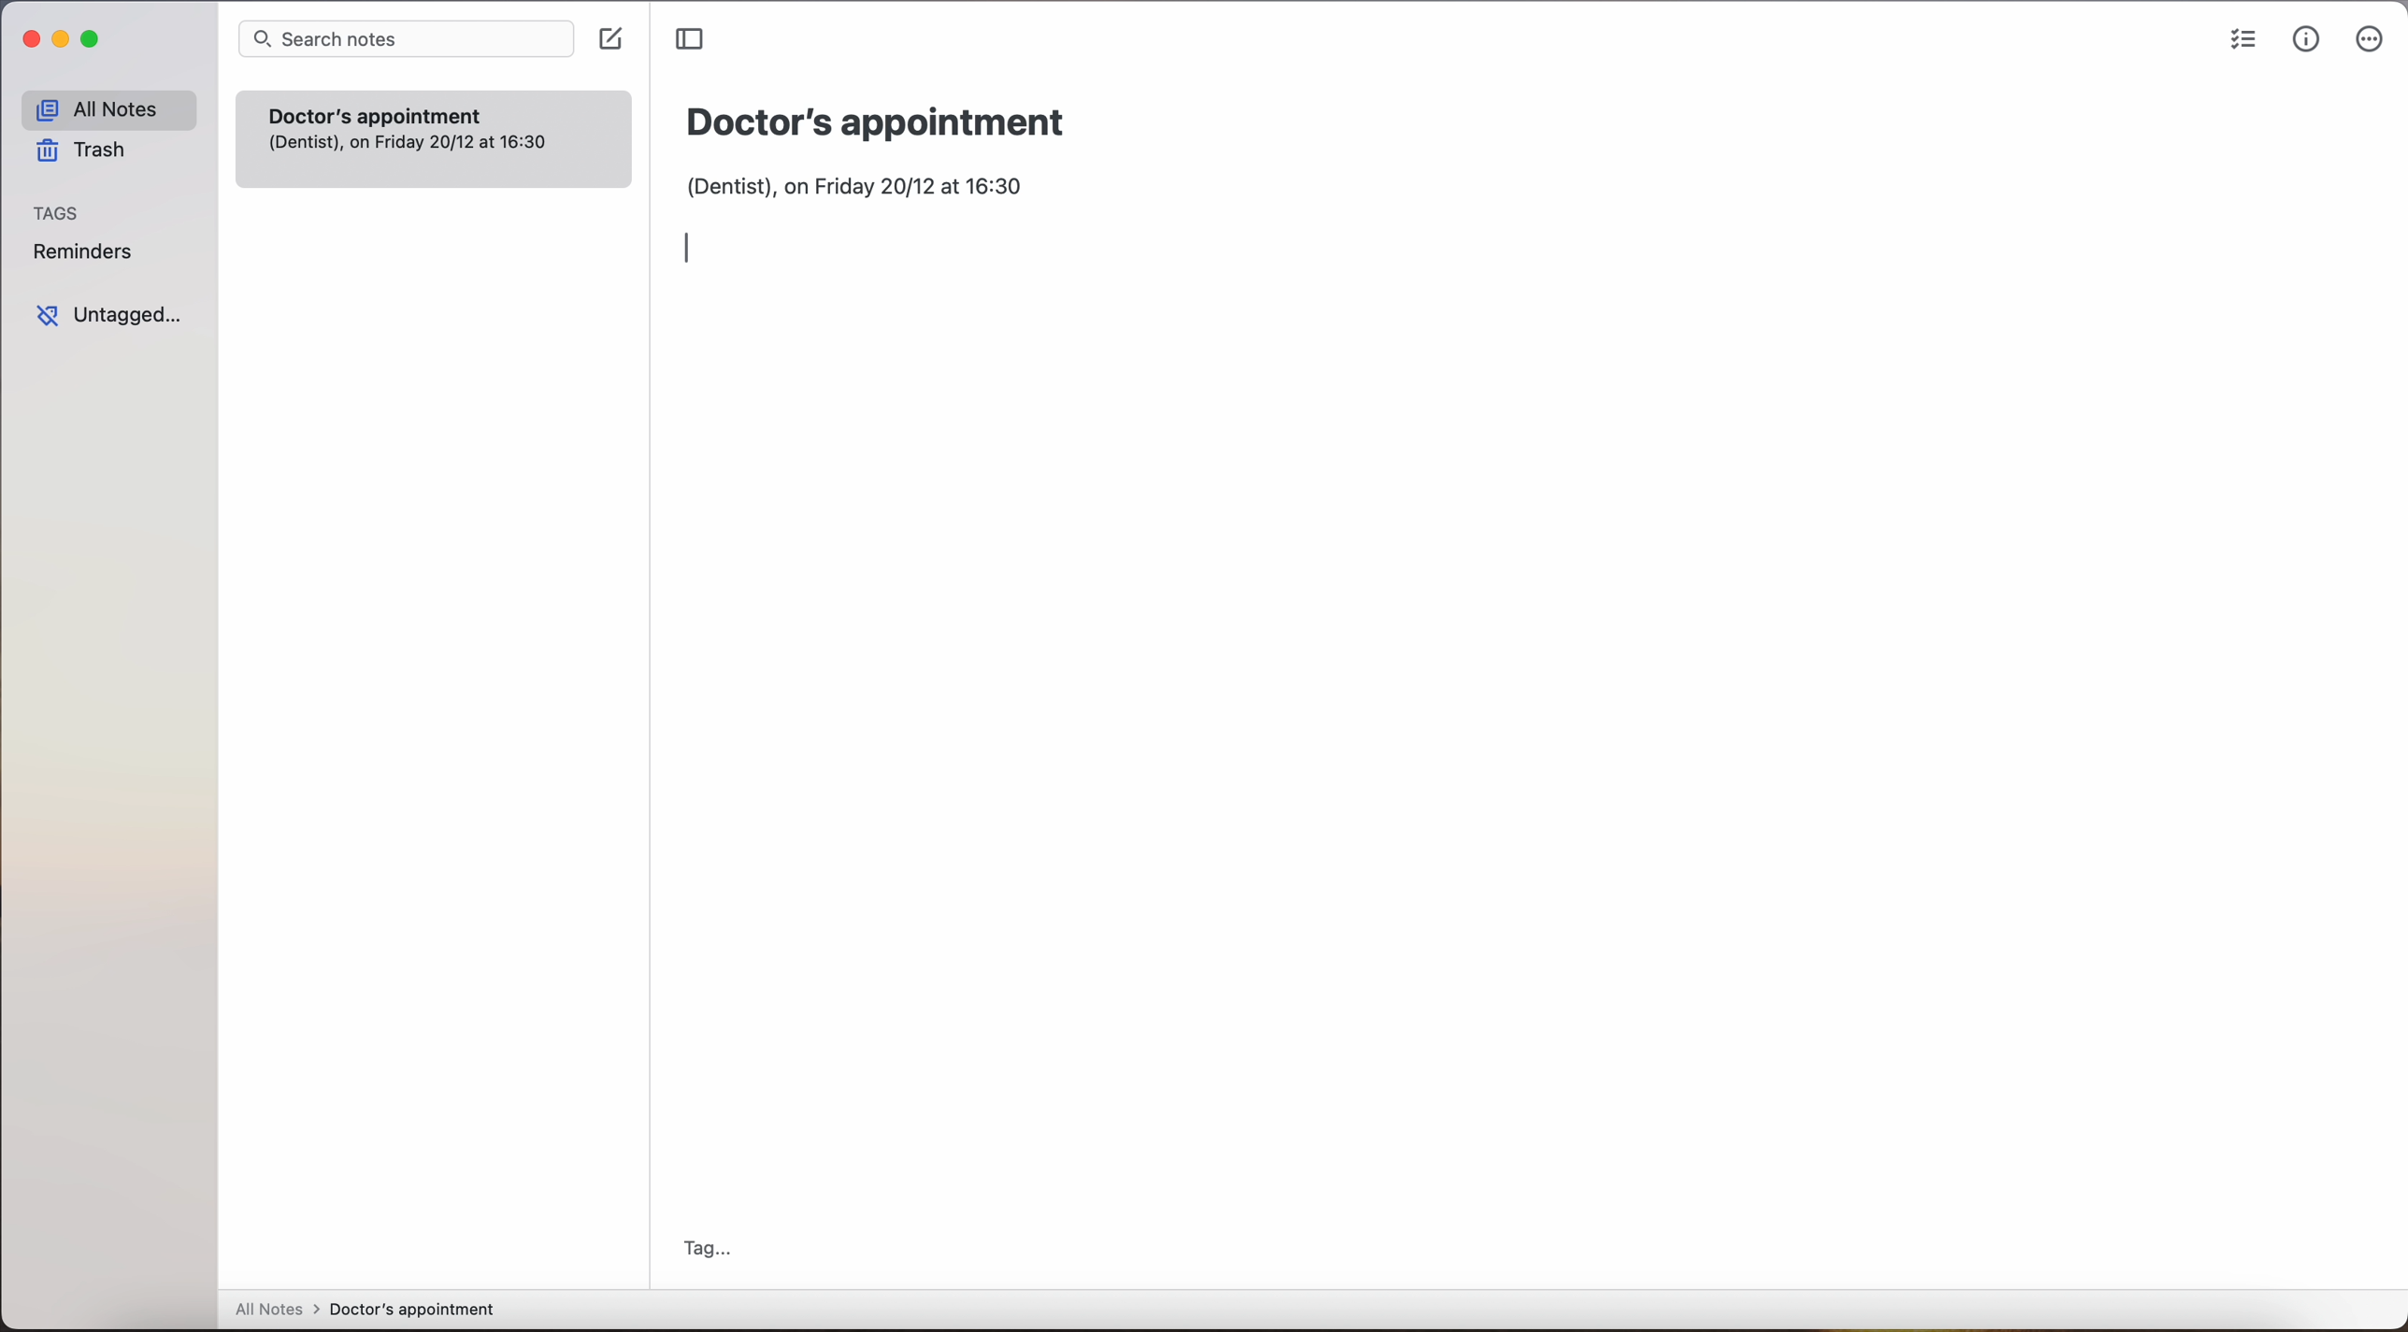  I want to click on search bar, so click(407, 38).